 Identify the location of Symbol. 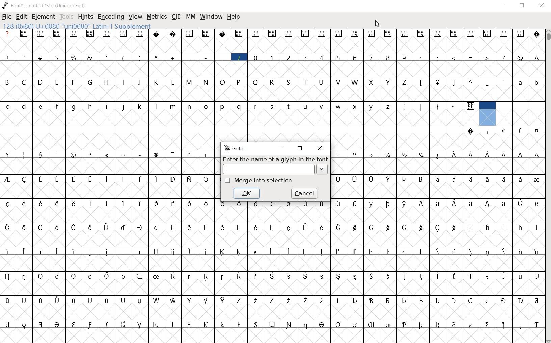
(470, 106).